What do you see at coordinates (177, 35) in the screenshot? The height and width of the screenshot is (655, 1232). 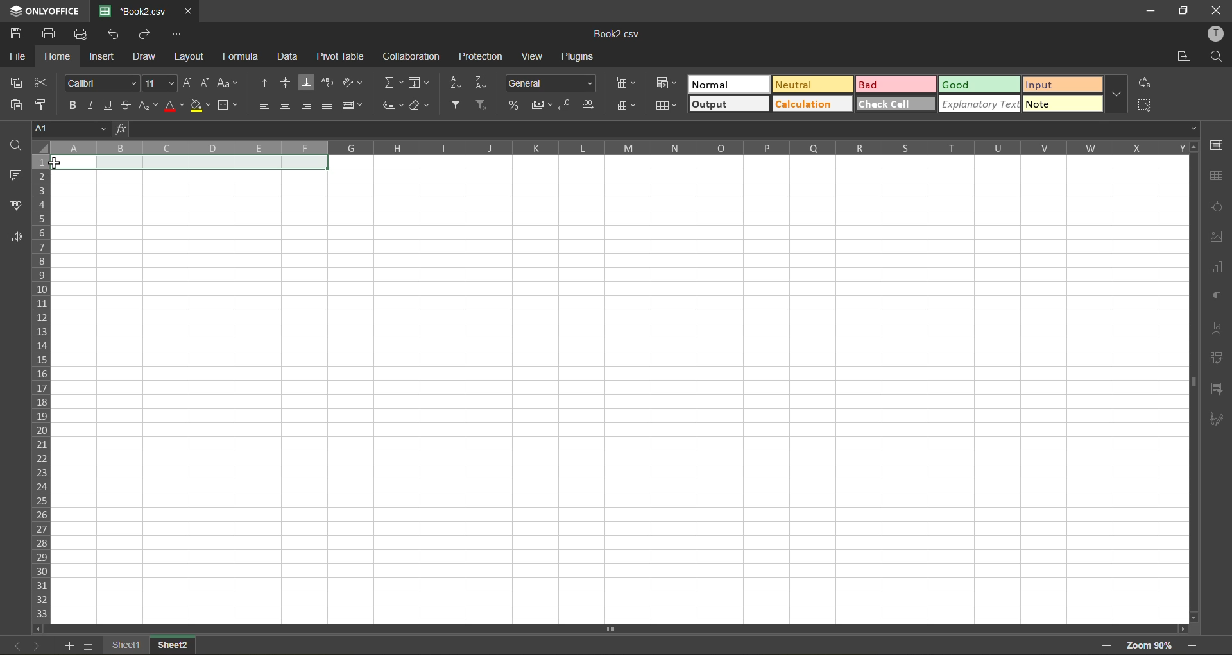 I see `options` at bounding box center [177, 35].